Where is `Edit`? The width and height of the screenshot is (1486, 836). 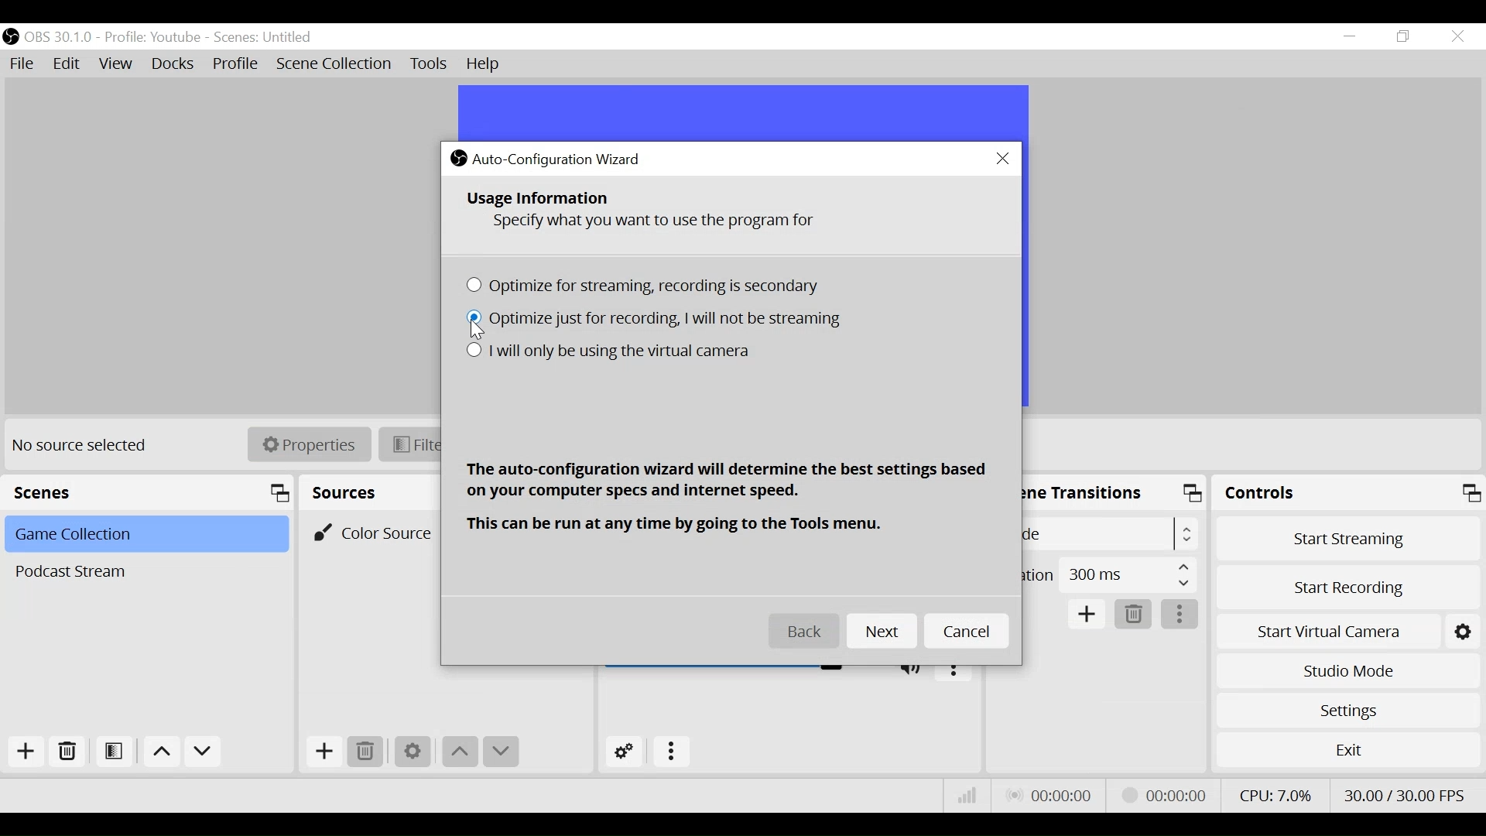
Edit is located at coordinates (68, 66).